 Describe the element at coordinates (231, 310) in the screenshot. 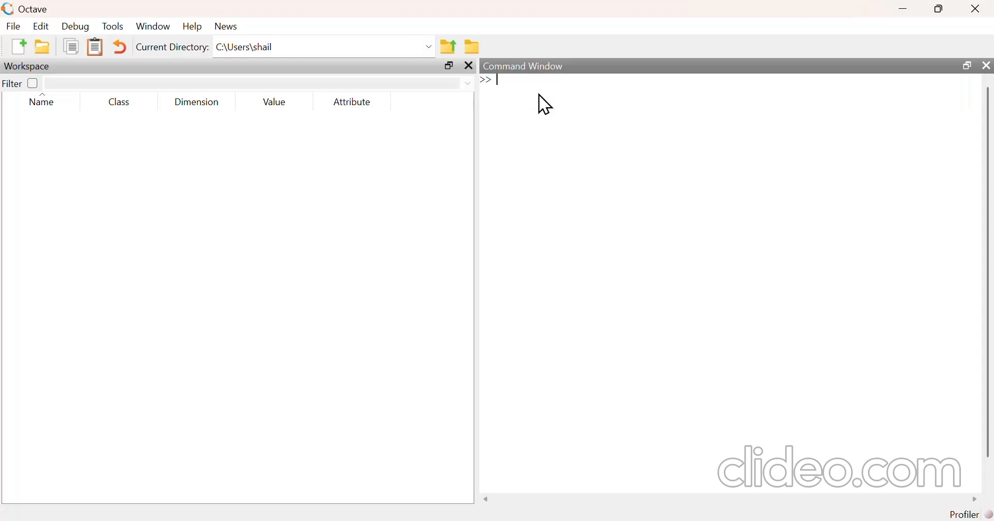

I see `empty area` at that location.